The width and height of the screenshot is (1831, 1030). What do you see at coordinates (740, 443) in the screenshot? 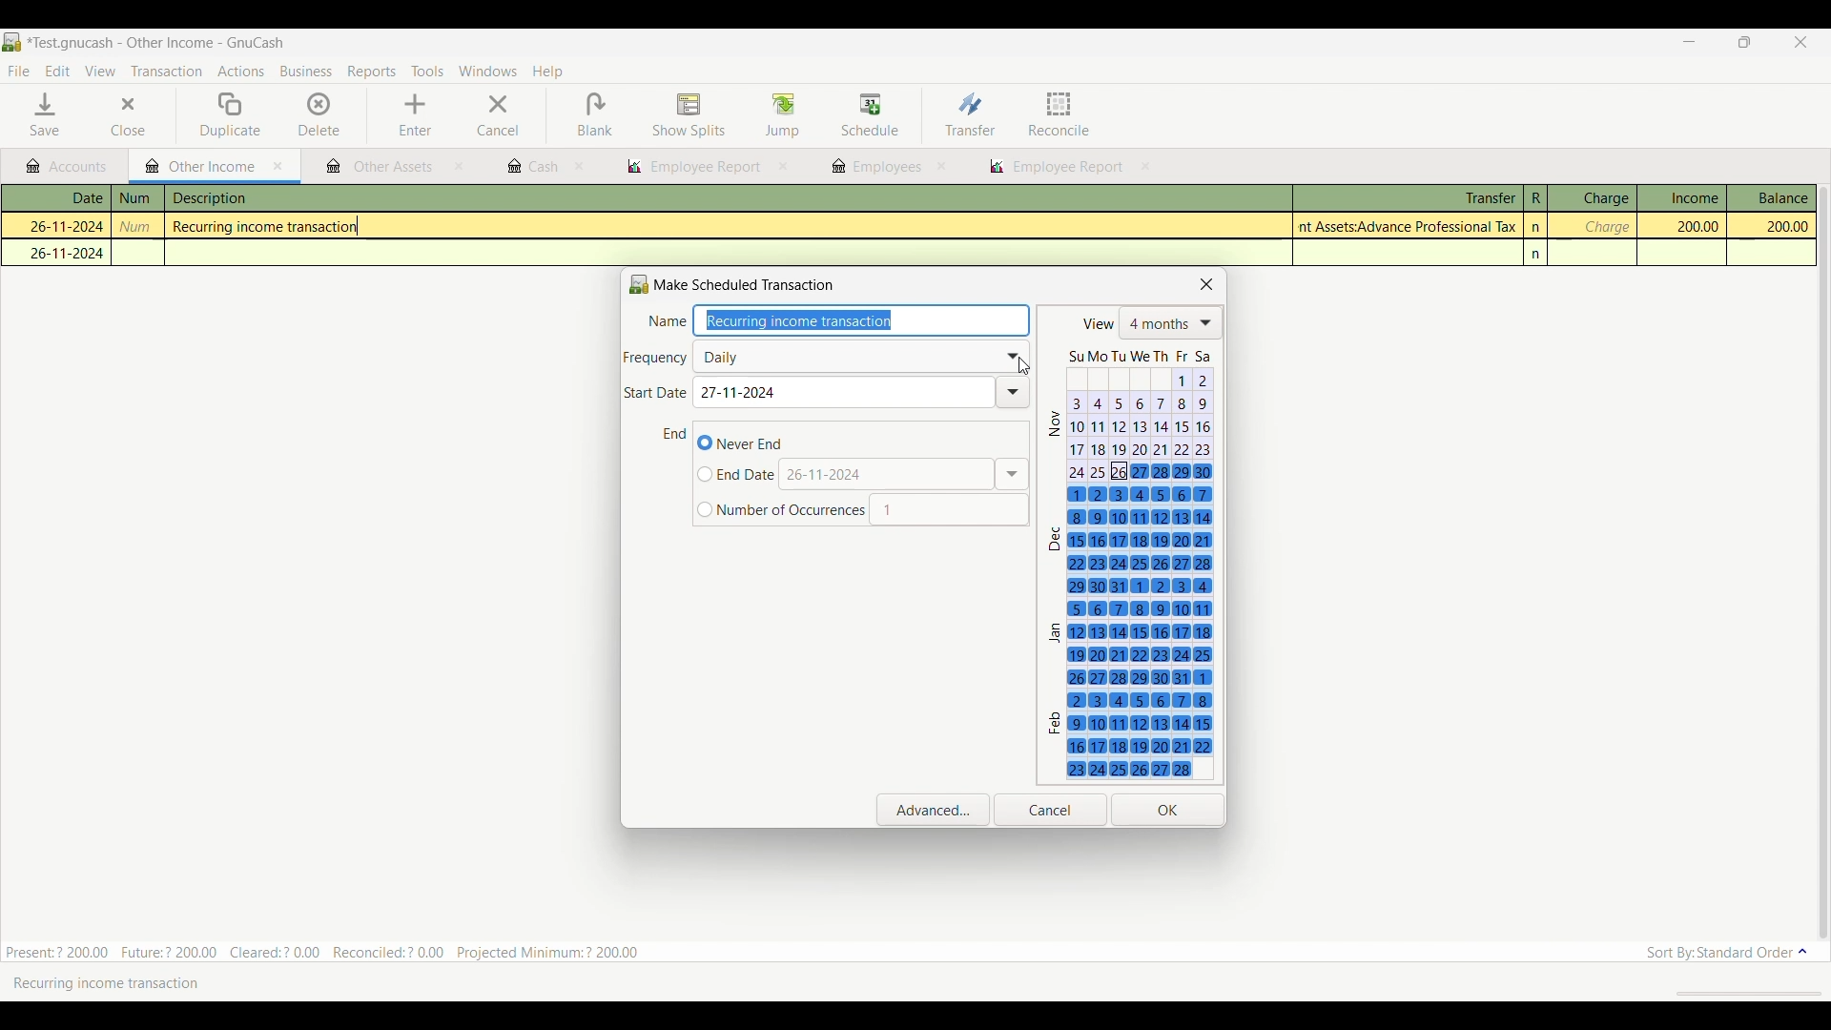
I see `Never end transaction, current selection` at bounding box center [740, 443].